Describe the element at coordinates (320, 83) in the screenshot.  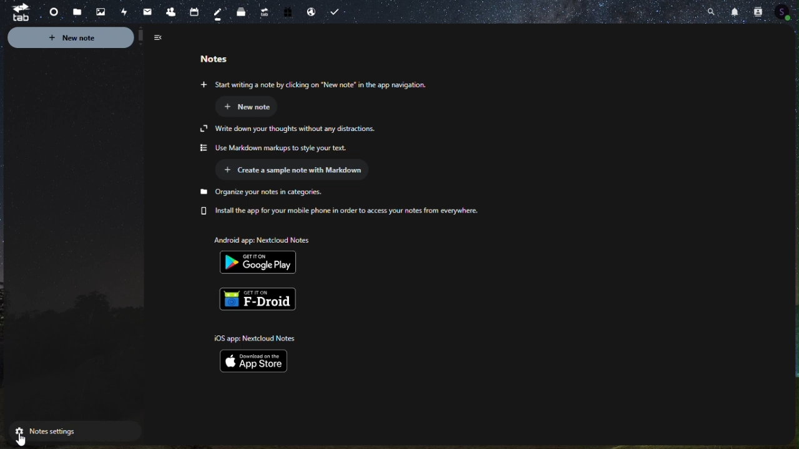
I see `start writing on Note` at that location.